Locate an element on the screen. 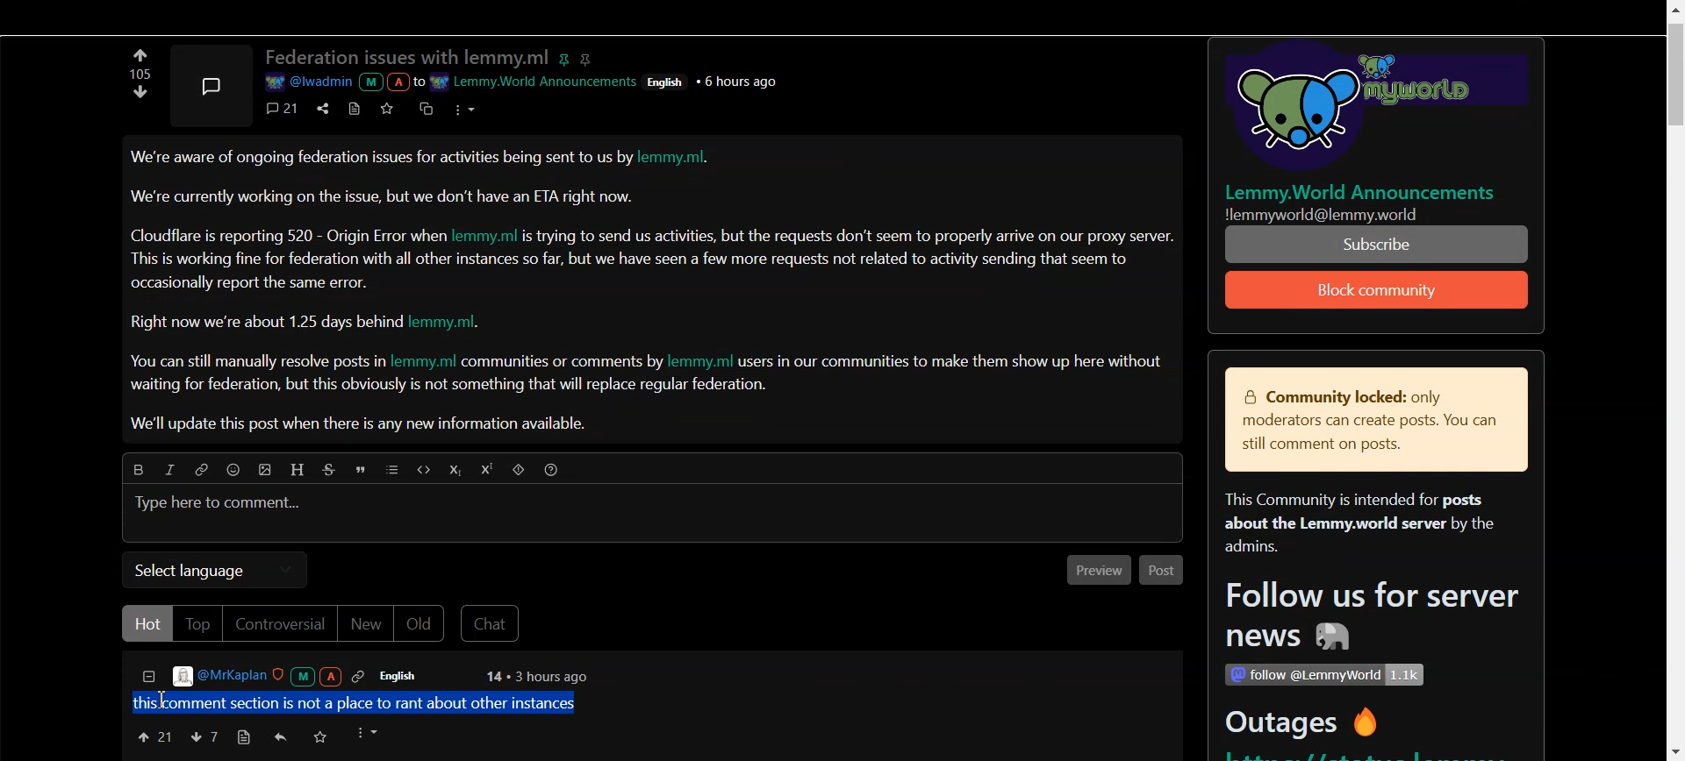  Quote is located at coordinates (363, 472).